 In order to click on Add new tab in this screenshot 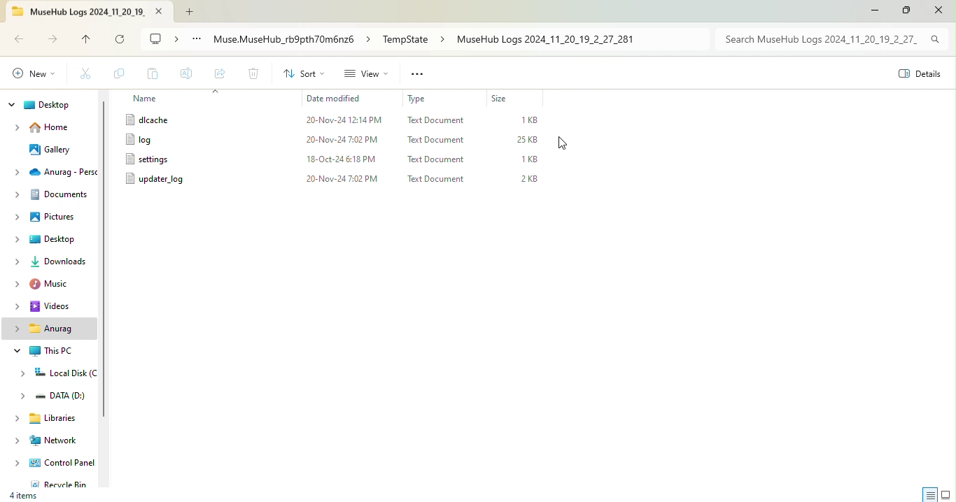, I will do `click(193, 14)`.